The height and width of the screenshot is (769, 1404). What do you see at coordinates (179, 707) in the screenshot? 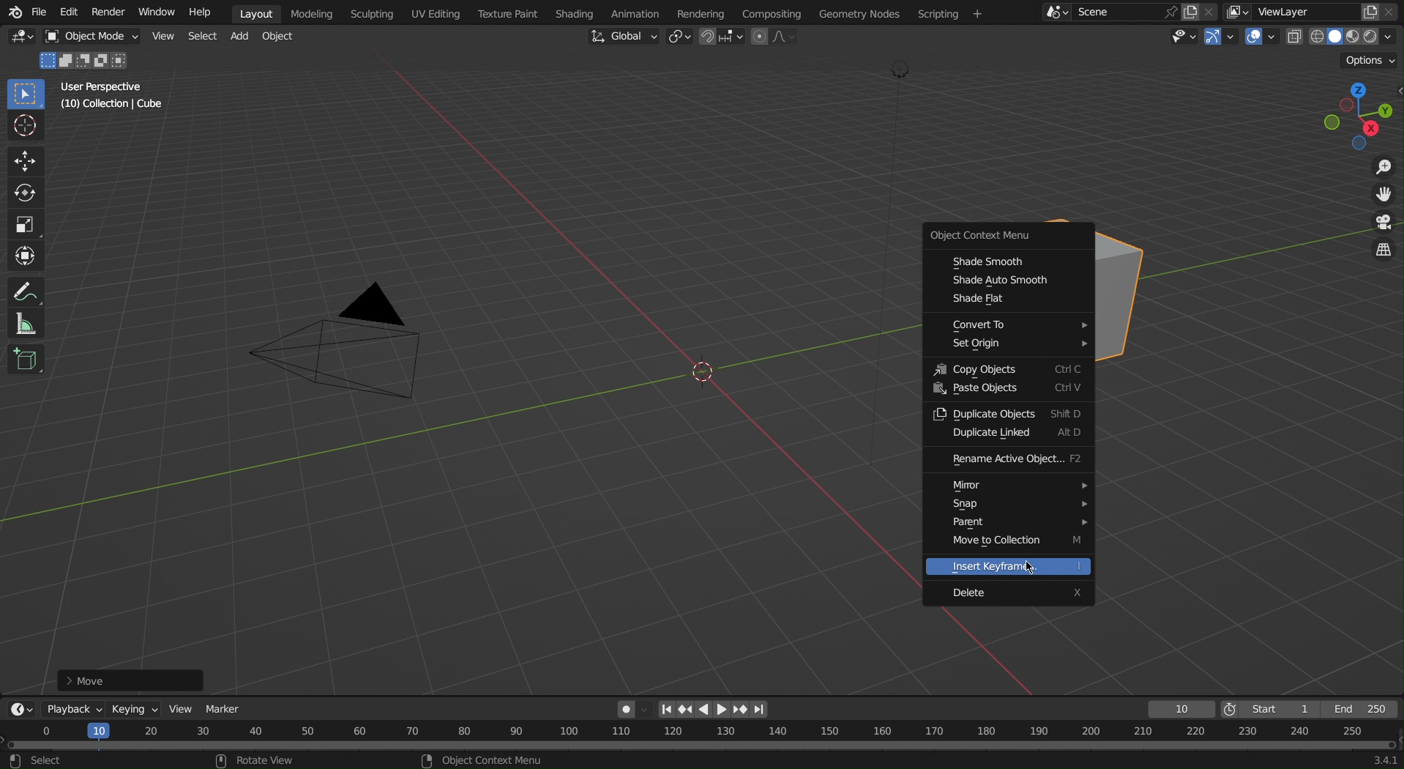
I see `View` at bounding box center [179, 707].